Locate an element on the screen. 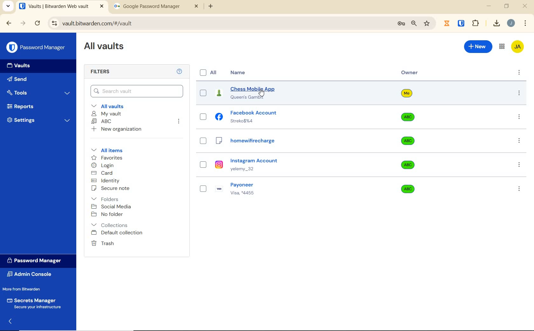 The width and height of the screenshot is (534, 331). restore is located at coordinates (506, 6).